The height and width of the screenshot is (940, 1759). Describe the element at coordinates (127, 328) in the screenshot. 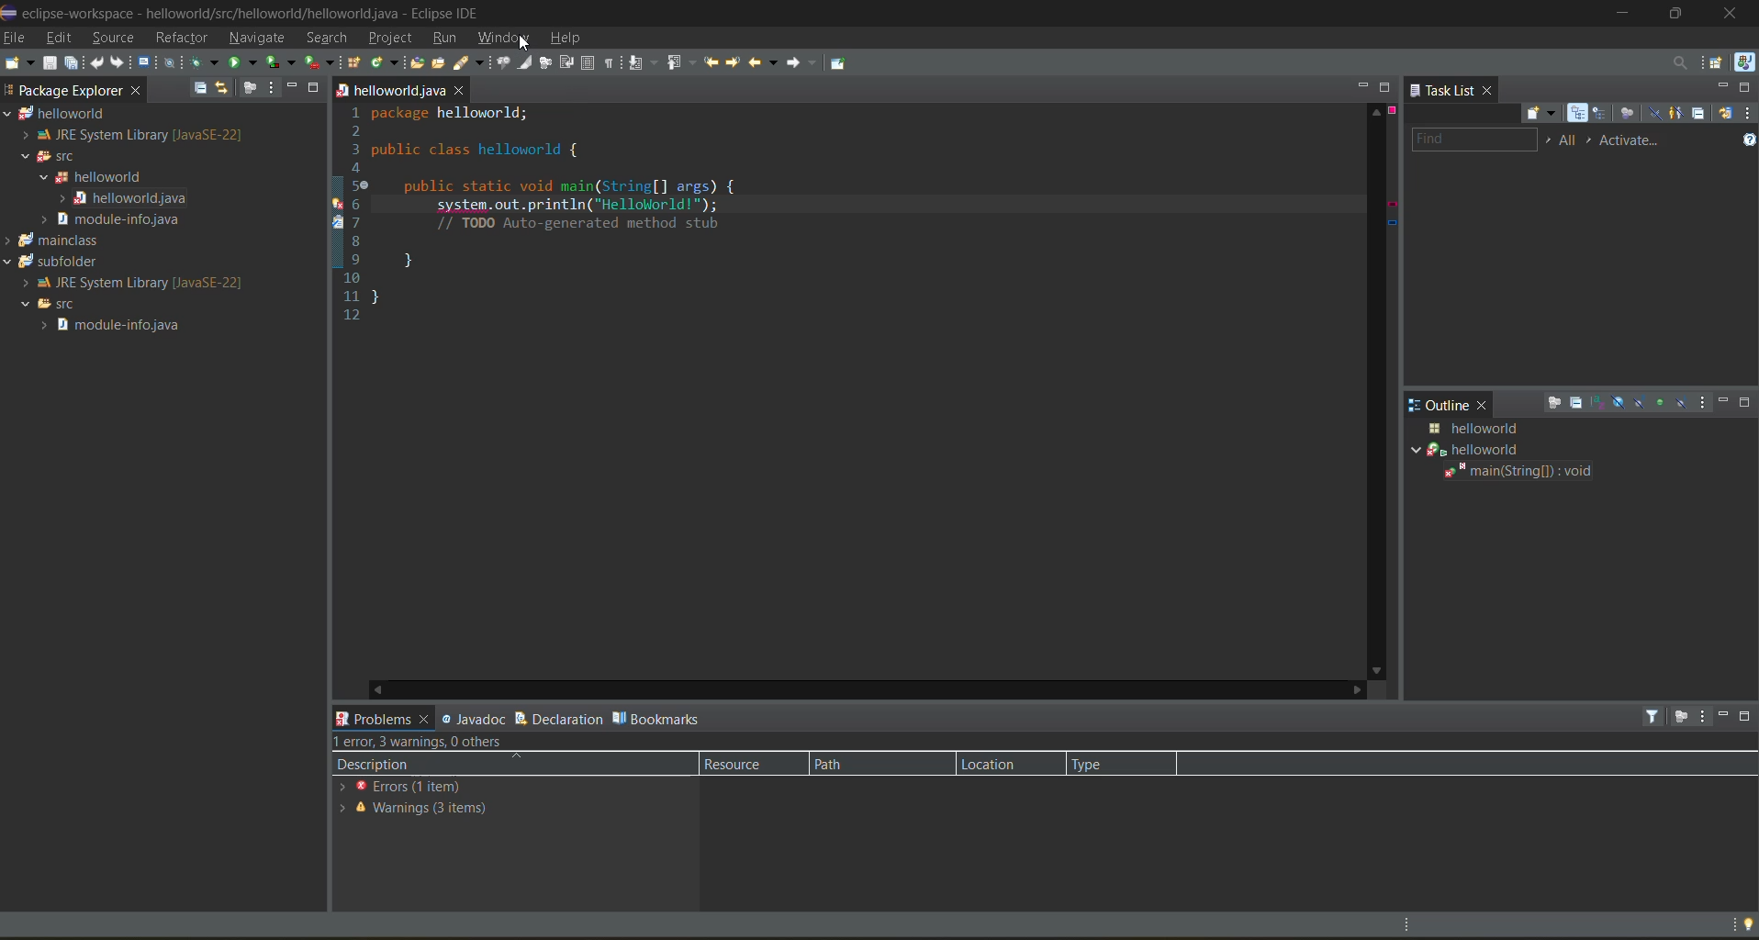

I see `module info java` at that location.